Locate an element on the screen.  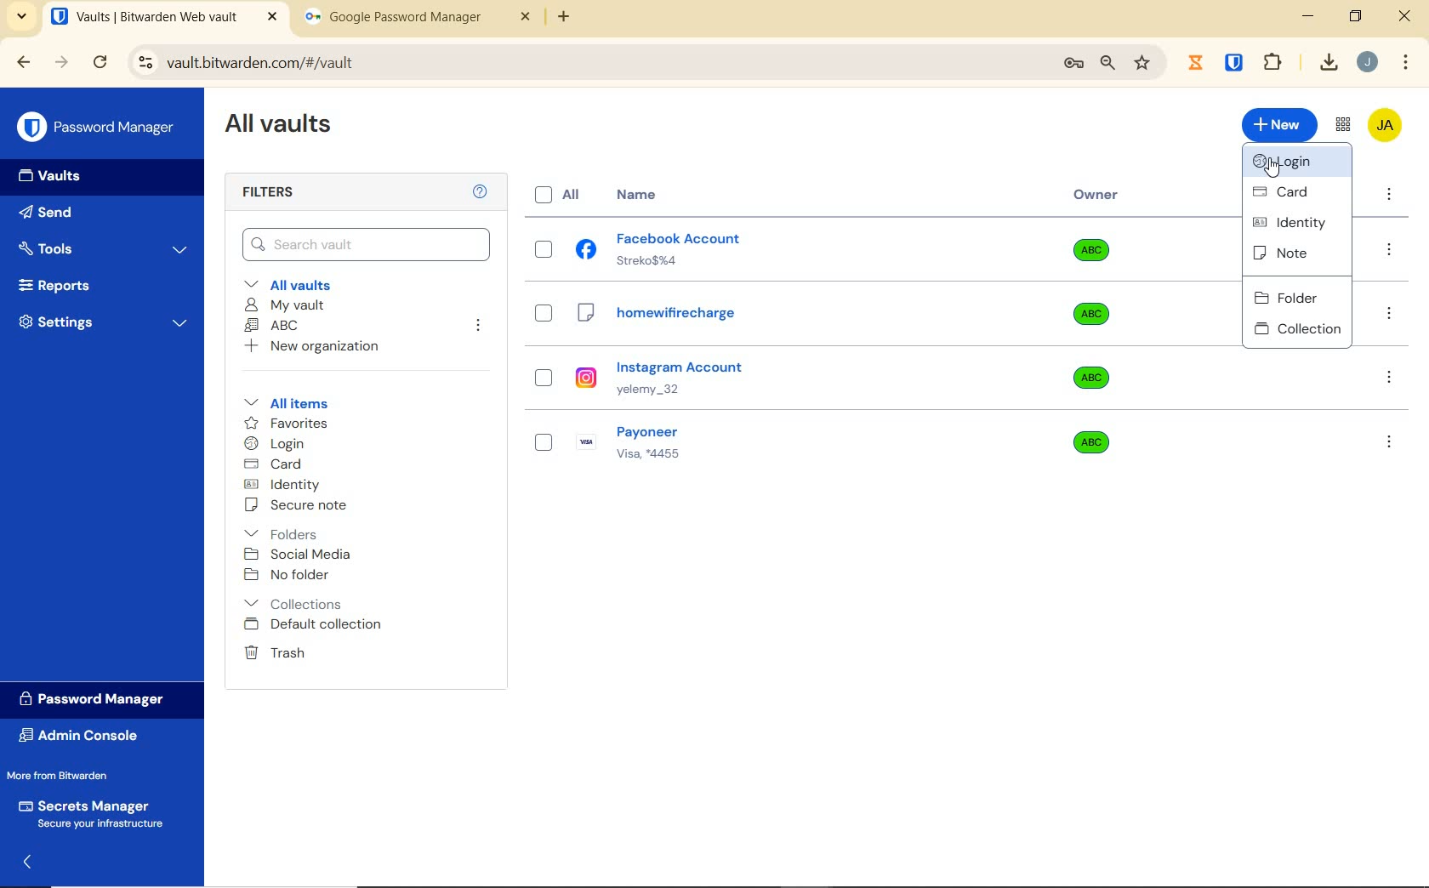
New organization is located at coordinates (310, 346).